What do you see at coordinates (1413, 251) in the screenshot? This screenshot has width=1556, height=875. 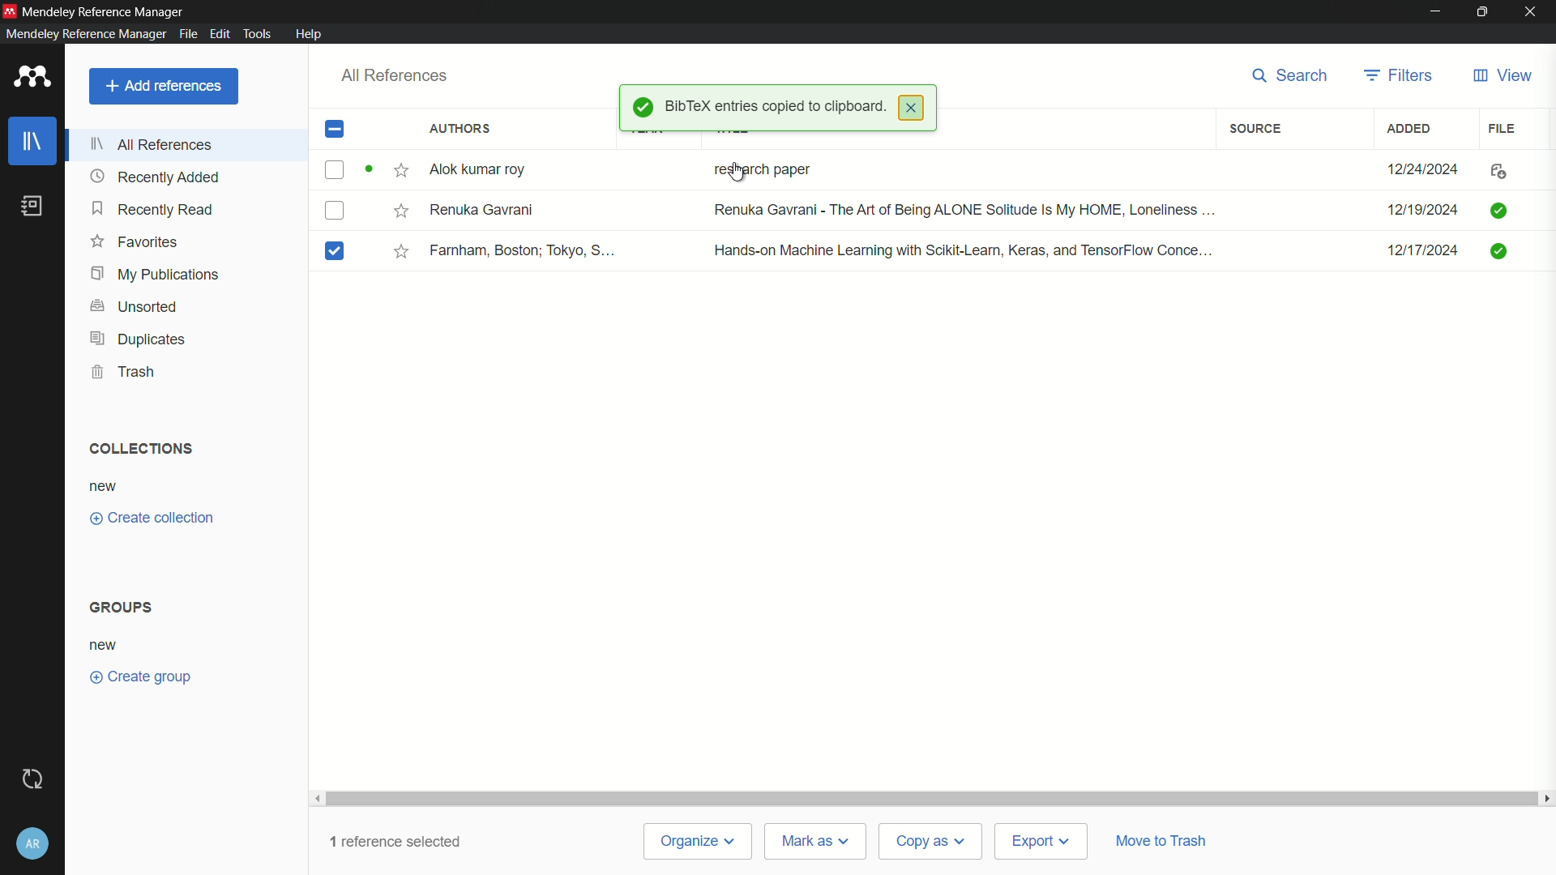 I see `12/17/2024` at bounding box center [1413, 251].